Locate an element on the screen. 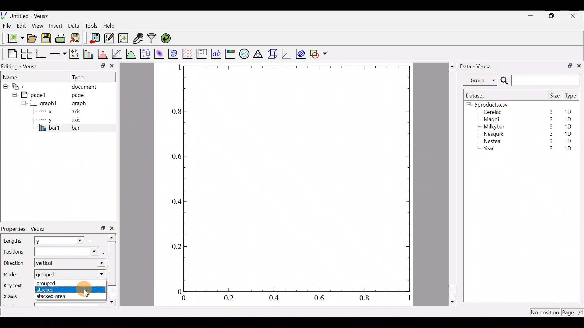 The width and height of the screenshot is (584, 328). 0.2 is located at coordinates (229, 298).